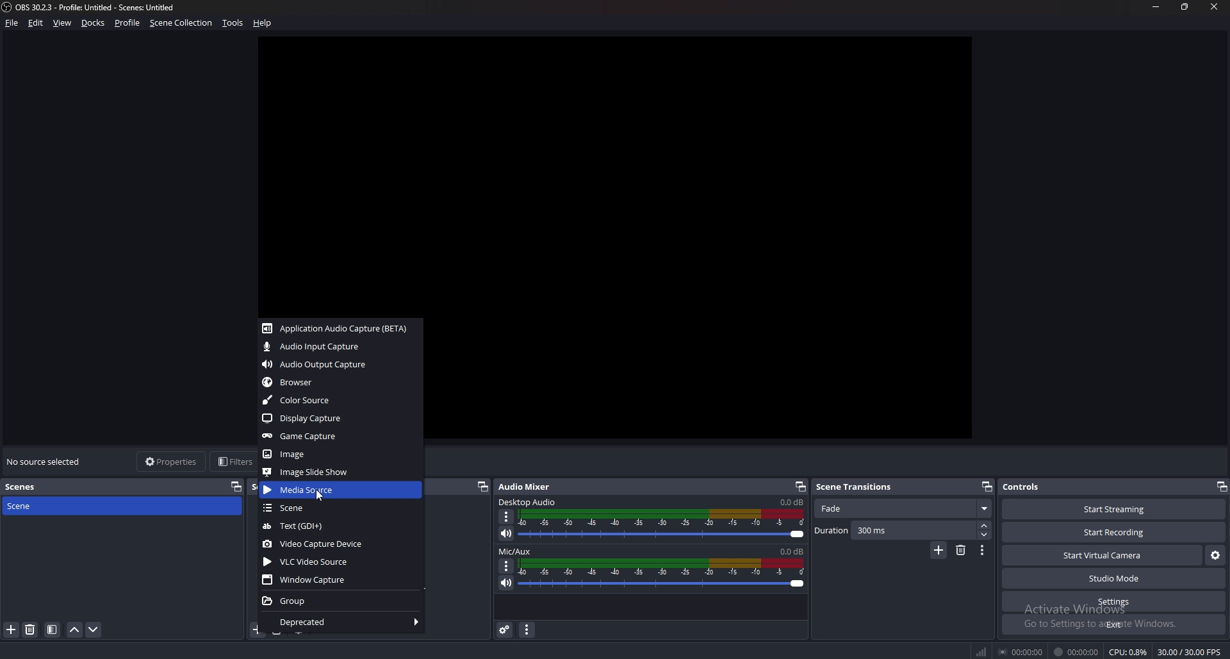 The image size is (1230, 659). What do you see at coordinates (628, 175) in the screenshot?
I see `workspace` at bounding box center [628, 175].